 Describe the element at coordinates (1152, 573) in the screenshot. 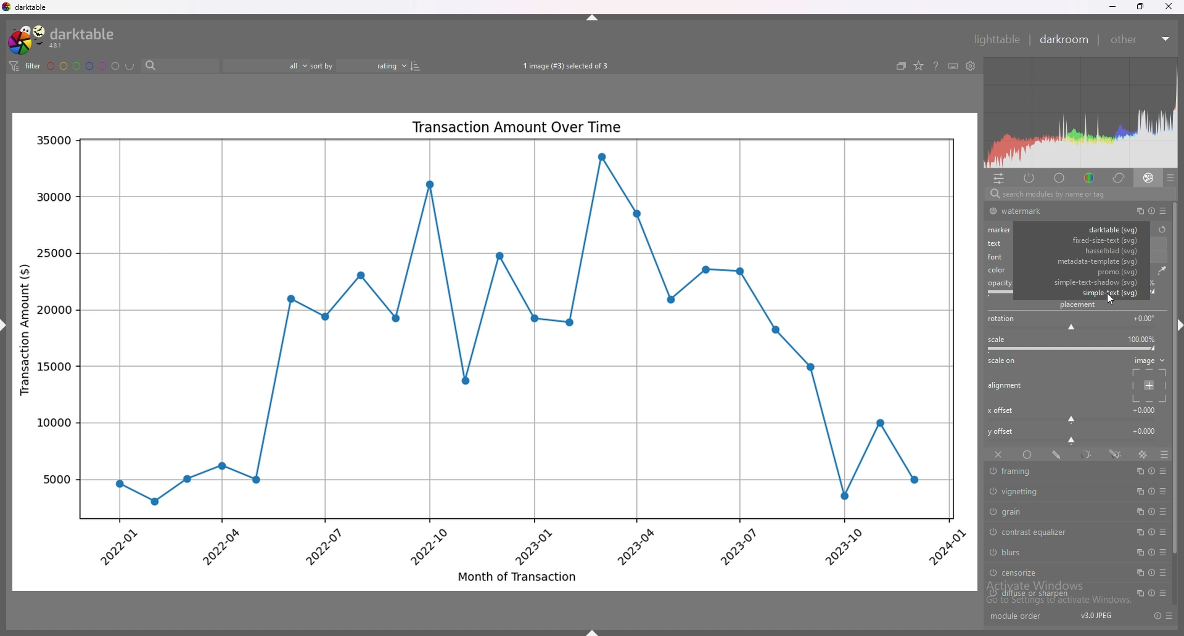

I see `reset` at that location.